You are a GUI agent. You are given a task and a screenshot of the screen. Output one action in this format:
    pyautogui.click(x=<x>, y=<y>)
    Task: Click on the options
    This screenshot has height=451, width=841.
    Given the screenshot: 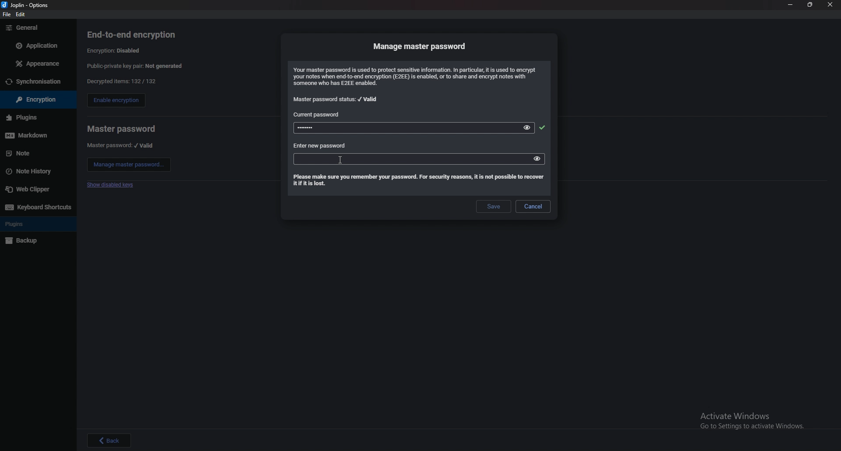 What is the action you would take?
    pyautogui.click(x=27, y=4)
    